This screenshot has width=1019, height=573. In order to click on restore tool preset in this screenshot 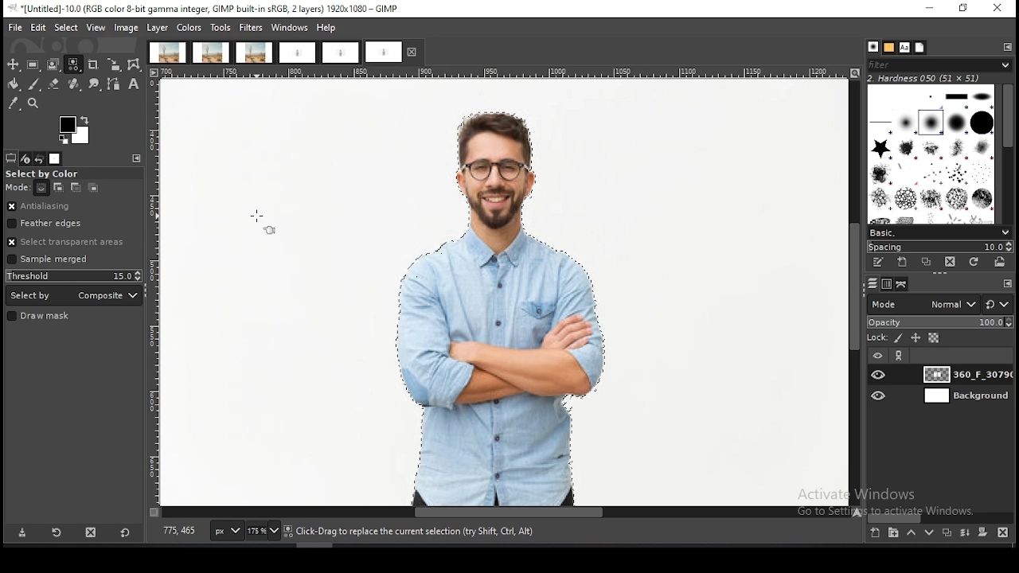, I will do `click(58, 532)`.